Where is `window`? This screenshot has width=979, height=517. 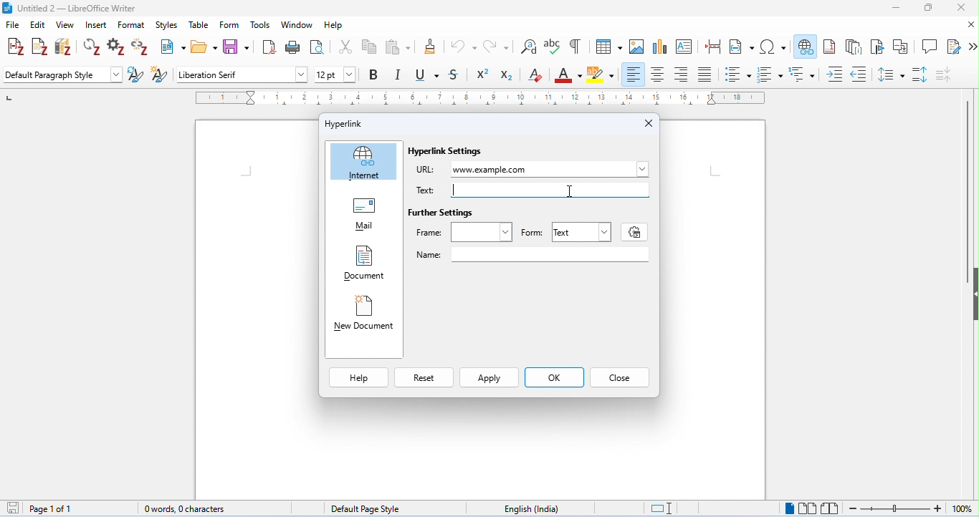
window is located at coordinates (297, 25).